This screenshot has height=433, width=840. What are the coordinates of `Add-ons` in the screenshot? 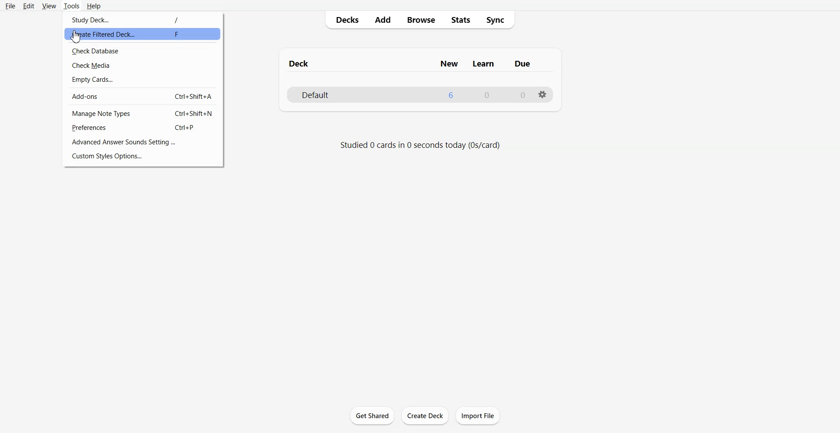 It's located at (143, 95).